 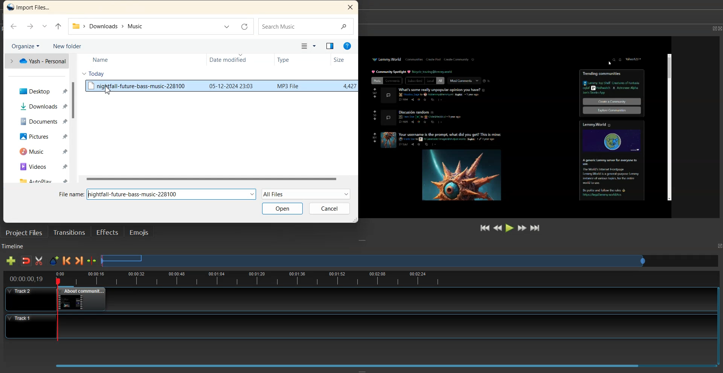 I want to click on Previous Location, so click(x=226, y=27).